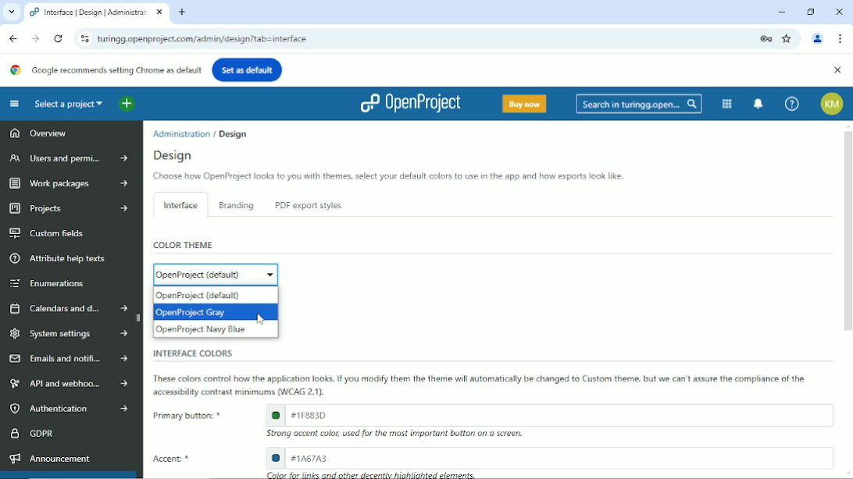 This screenshot has width=853, height=479. I want to click on Buy now, so click(523, 103).